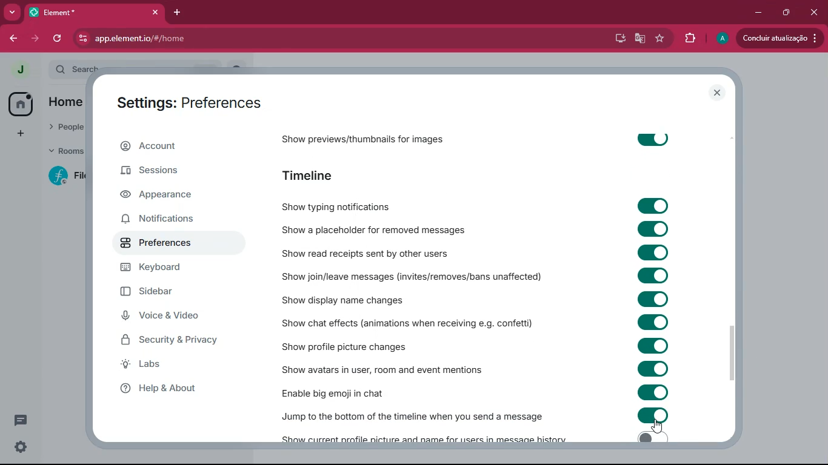  Describe the element at coordinates (178, 145) in the screenshot. I see `account` at that location.